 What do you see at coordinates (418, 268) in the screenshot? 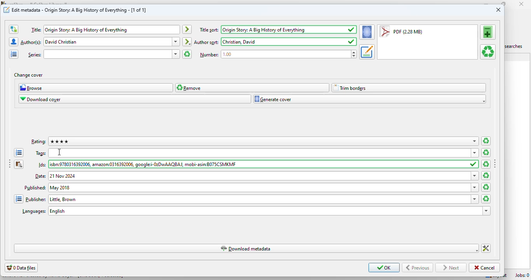
I see `Previous` at bounding box center [418, 268].